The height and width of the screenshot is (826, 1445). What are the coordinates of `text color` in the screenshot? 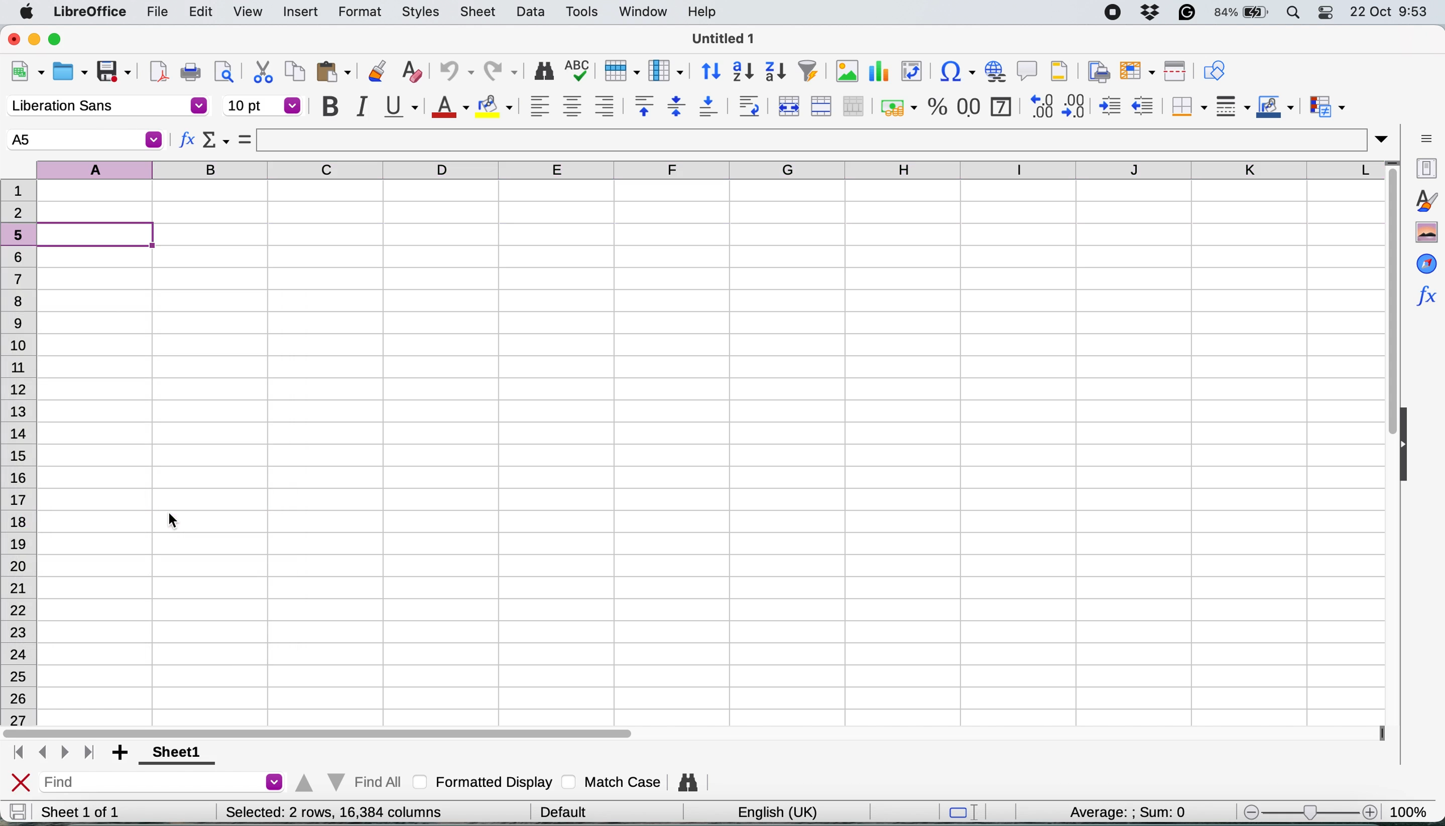 It's located at (449, 107).